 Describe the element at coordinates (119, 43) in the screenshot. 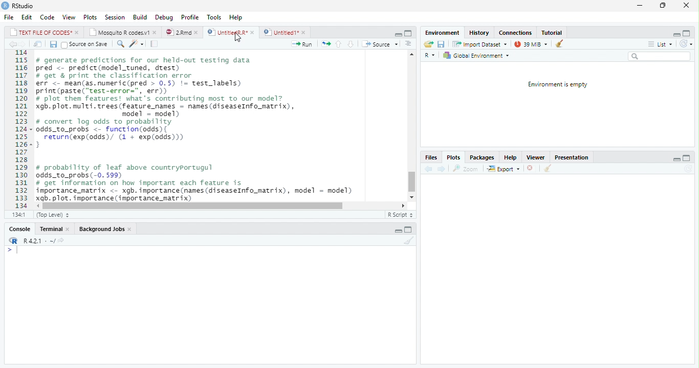

I see `Find/Replace` at that location.